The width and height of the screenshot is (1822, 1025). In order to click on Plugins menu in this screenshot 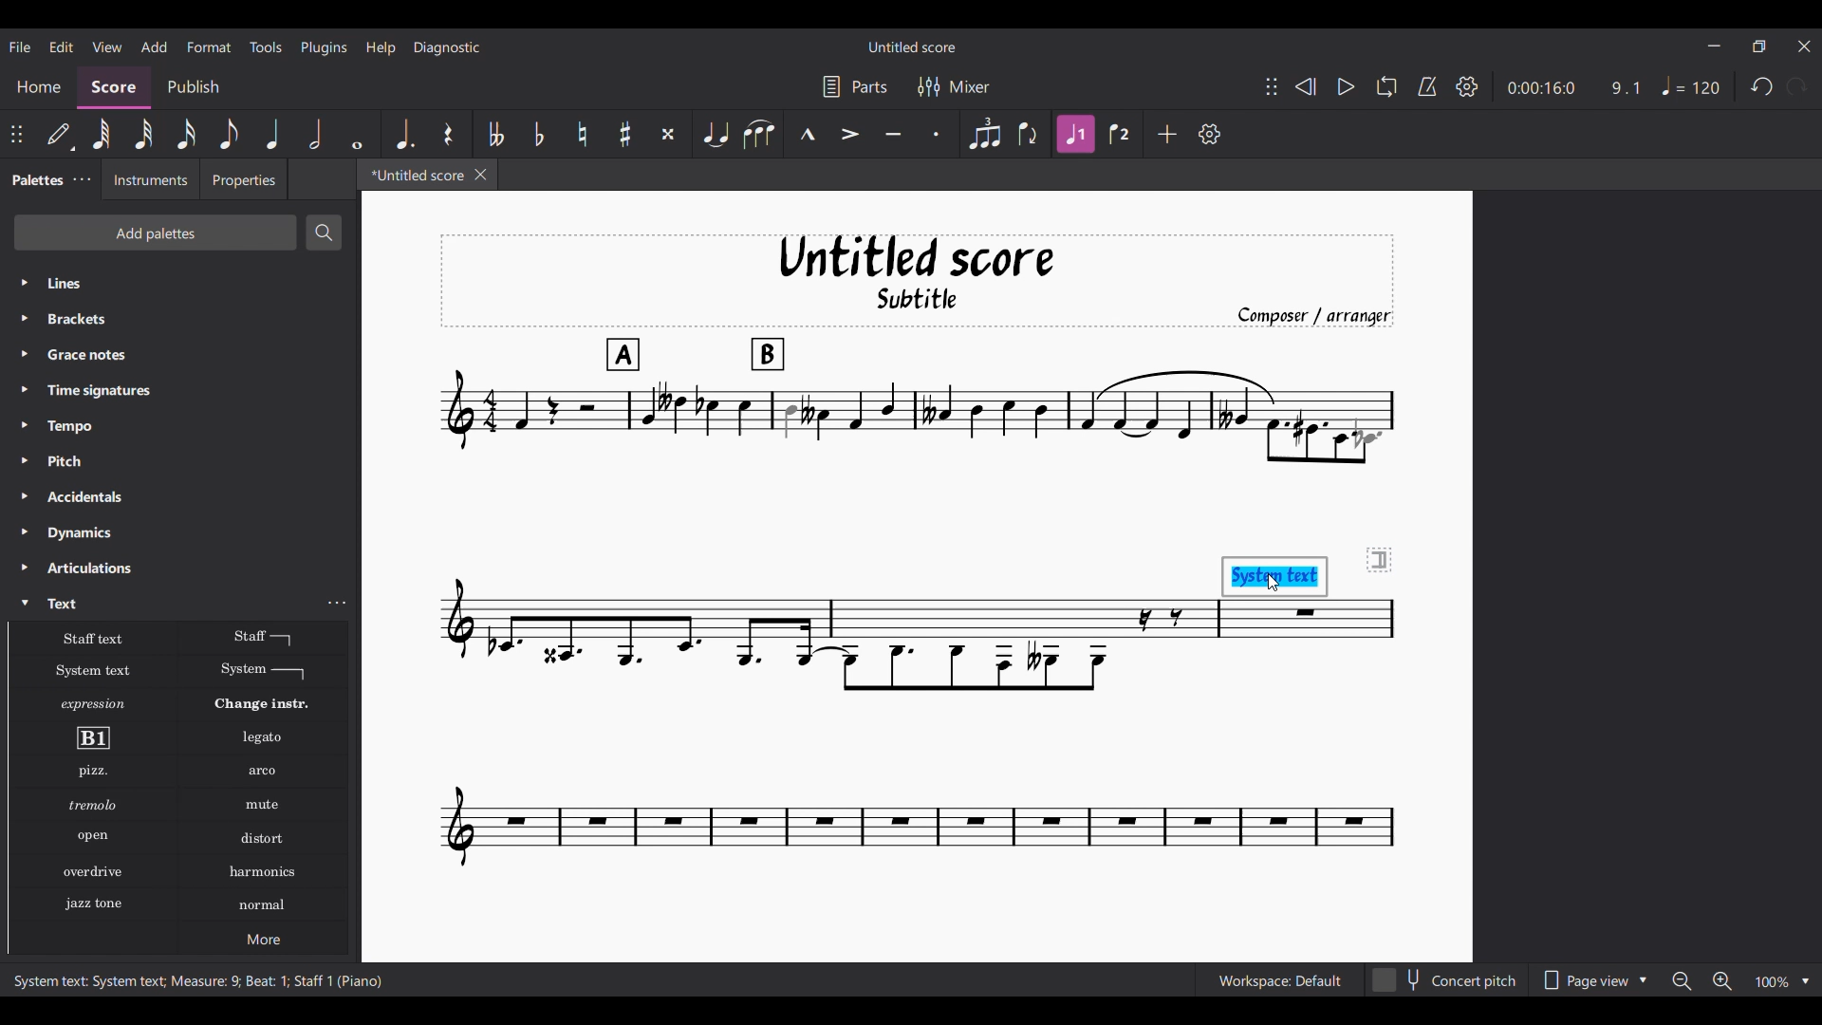, I will do `click(324, 47)`.